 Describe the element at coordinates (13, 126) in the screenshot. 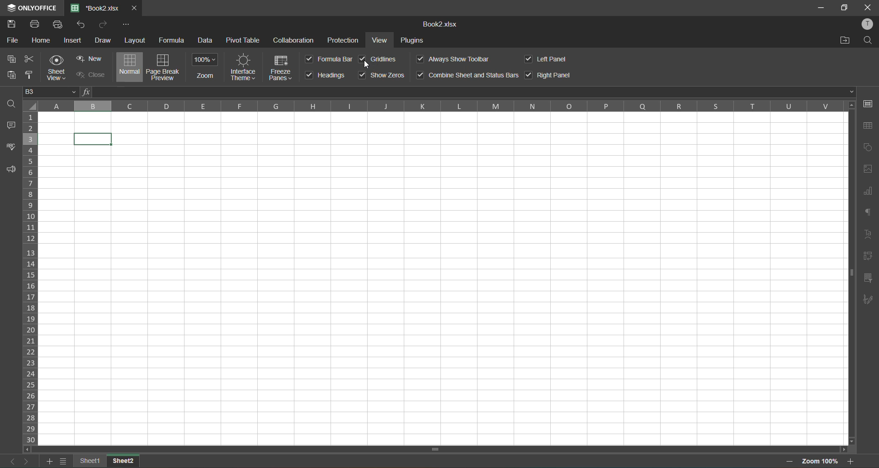

I see `comments` at that location.